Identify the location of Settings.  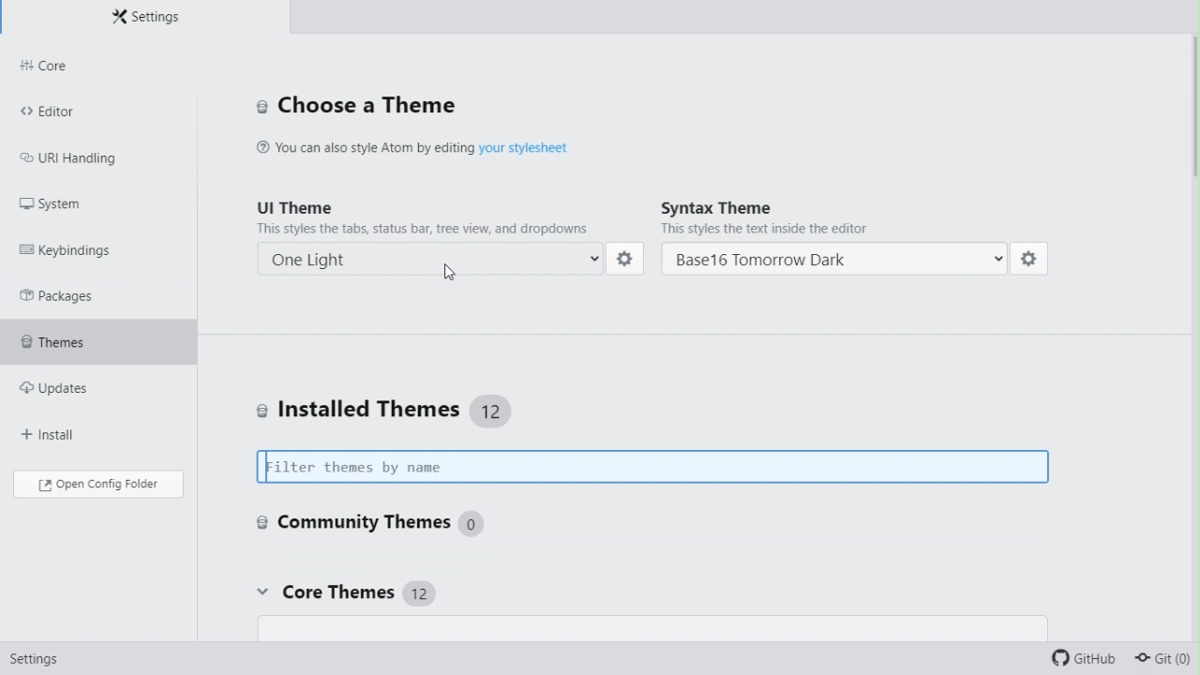
(144, 17).